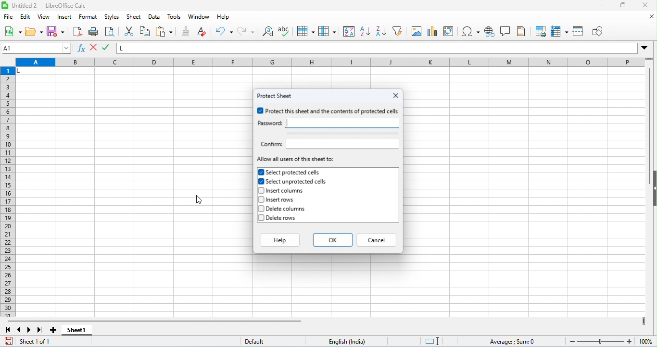 The width and height of the screenshot is (657, 347). Describe the element at coordinates (290, 172) in the screenshot. I see `select protected cells` at that location.